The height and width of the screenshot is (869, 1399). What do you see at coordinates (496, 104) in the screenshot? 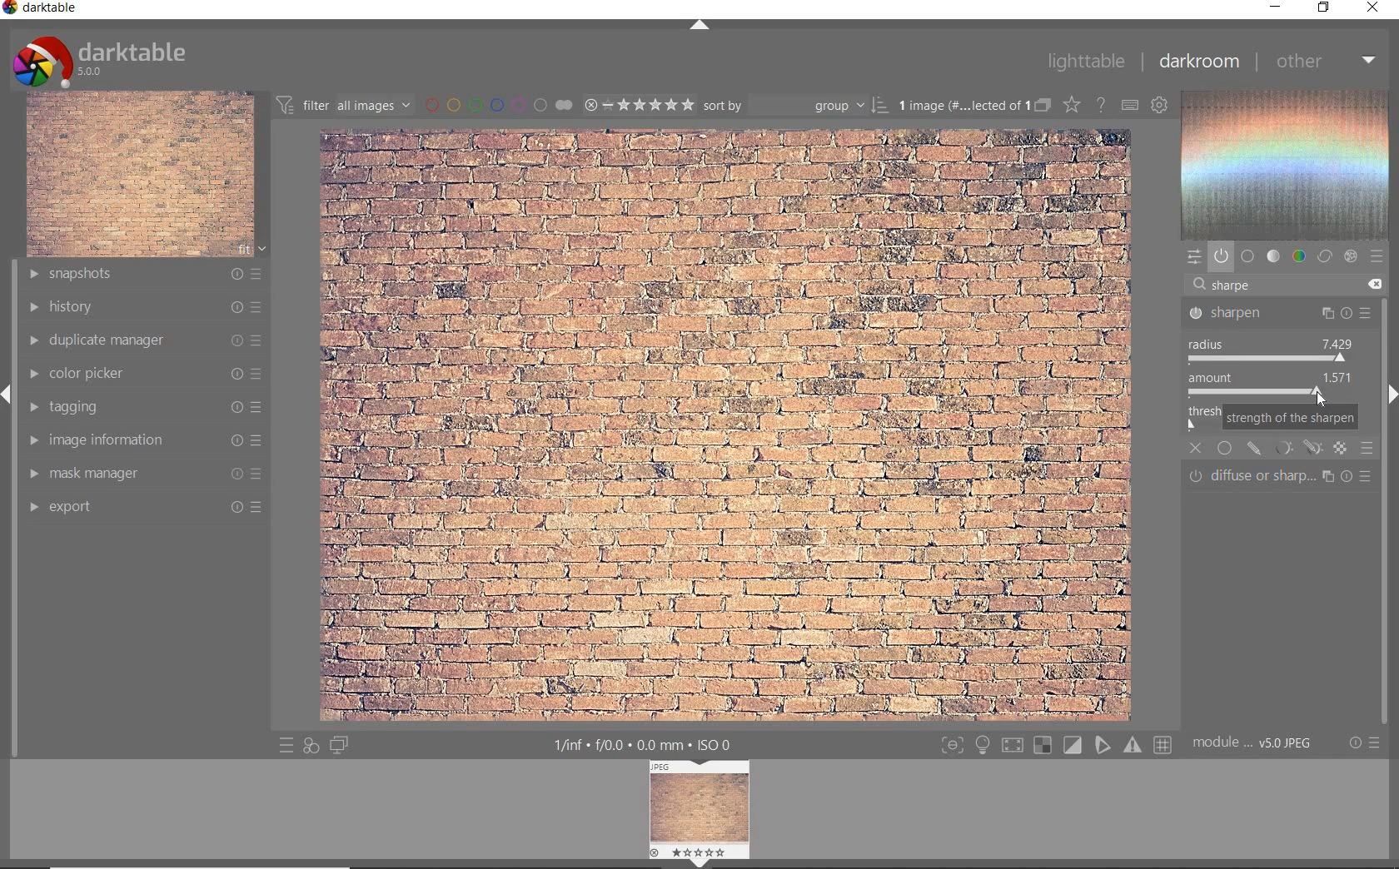
I see `filter by image color label` at bounding box center [496, 104].